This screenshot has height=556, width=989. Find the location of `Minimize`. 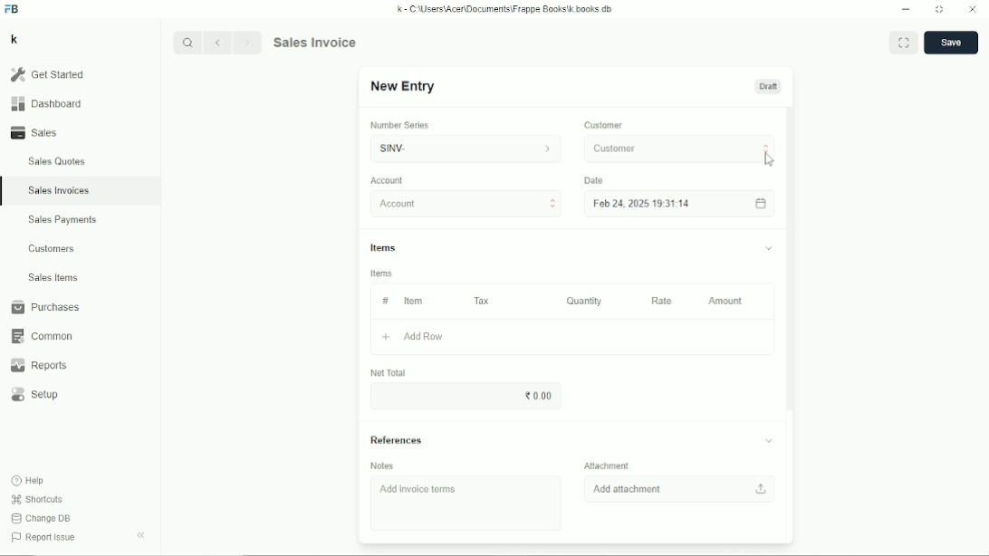

Minimize is located at coordinates (906, 10).